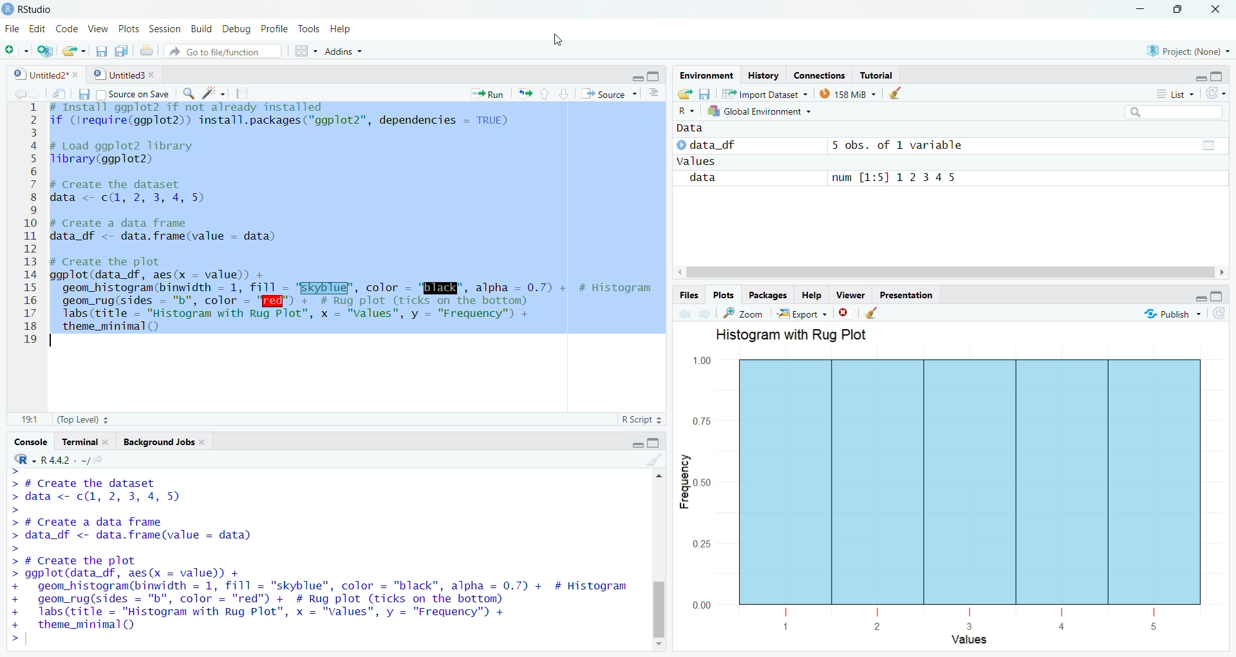 This screenshot has height=657, width=1236. I want to click on maximize/minimize, so click(1210, 74).